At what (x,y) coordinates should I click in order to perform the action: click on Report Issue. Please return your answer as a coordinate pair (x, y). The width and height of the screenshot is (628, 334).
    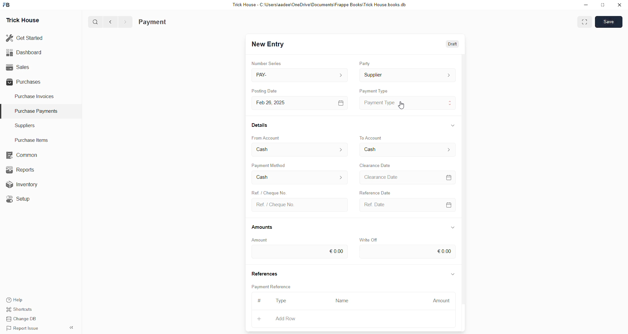
    Looking at the image, I should click on (21, 327).